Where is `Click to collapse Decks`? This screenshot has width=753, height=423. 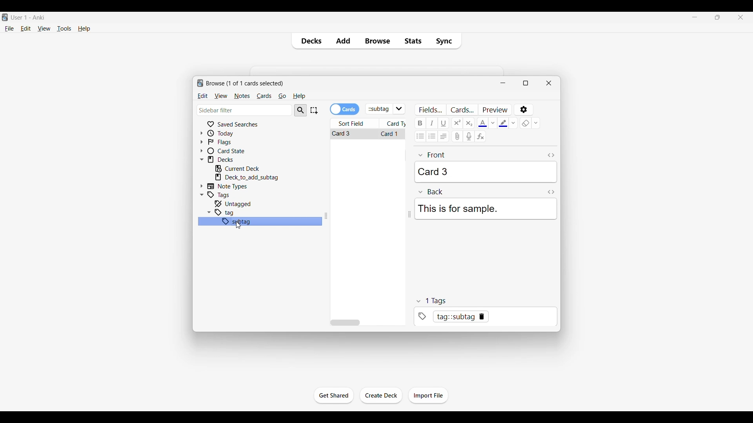 Click to collapse Decks is located at coordinates (202, 160).